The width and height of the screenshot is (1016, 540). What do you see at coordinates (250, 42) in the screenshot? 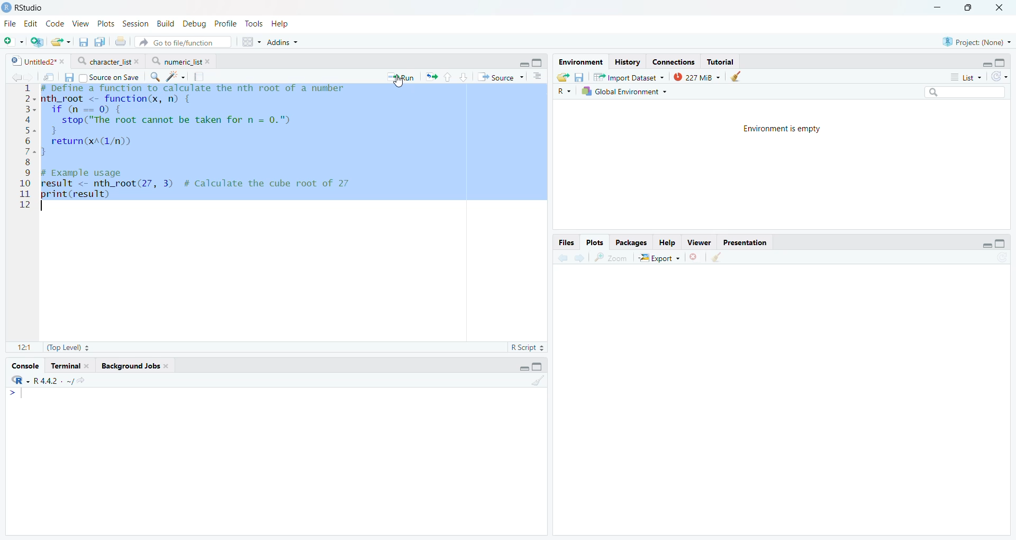
I see `Workspace panes` at bounding box center [250, 42].